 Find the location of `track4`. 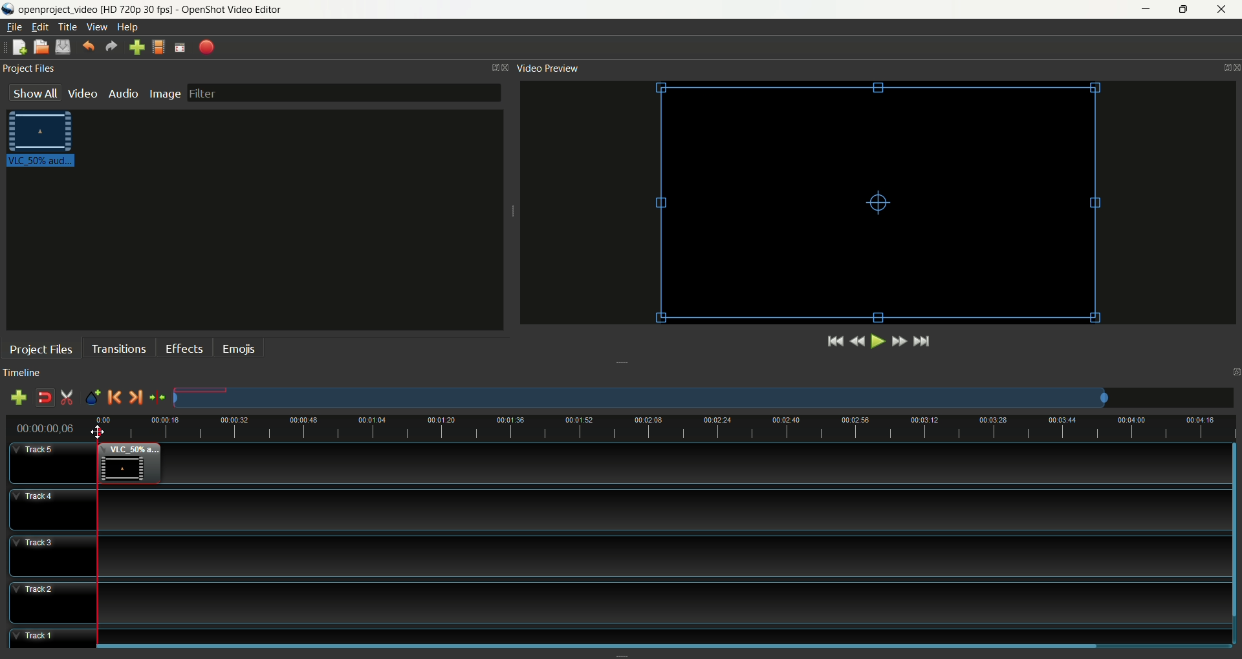

track4 is located at coordinates (52, 509).